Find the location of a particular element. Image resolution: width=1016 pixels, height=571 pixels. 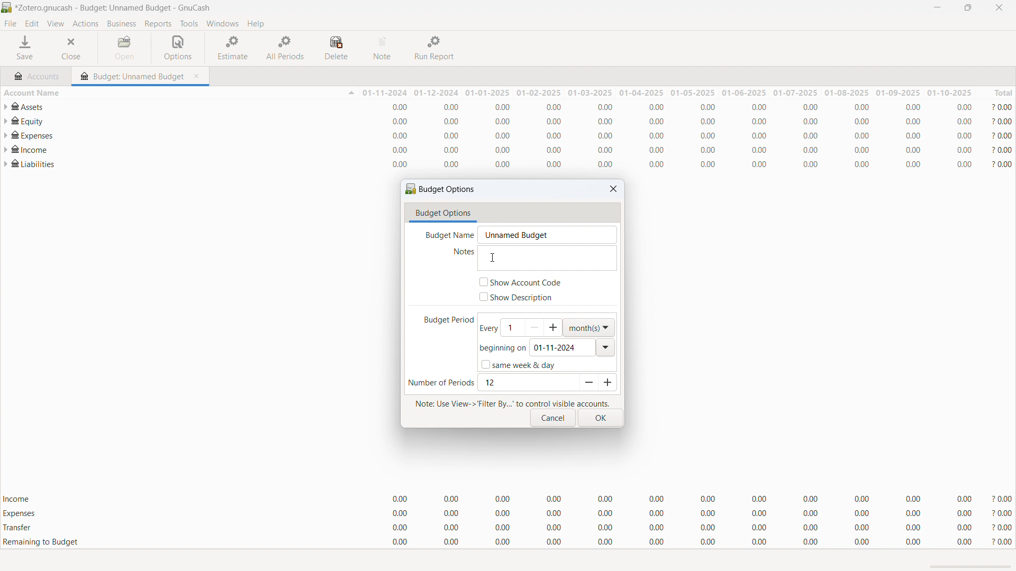

delete is located at coordinates (338, 48).